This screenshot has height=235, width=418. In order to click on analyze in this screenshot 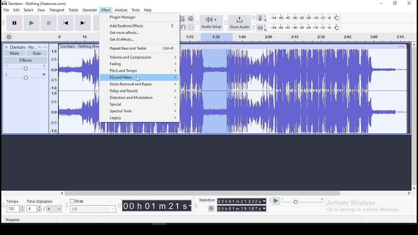, I will do `click(121, 10)`.